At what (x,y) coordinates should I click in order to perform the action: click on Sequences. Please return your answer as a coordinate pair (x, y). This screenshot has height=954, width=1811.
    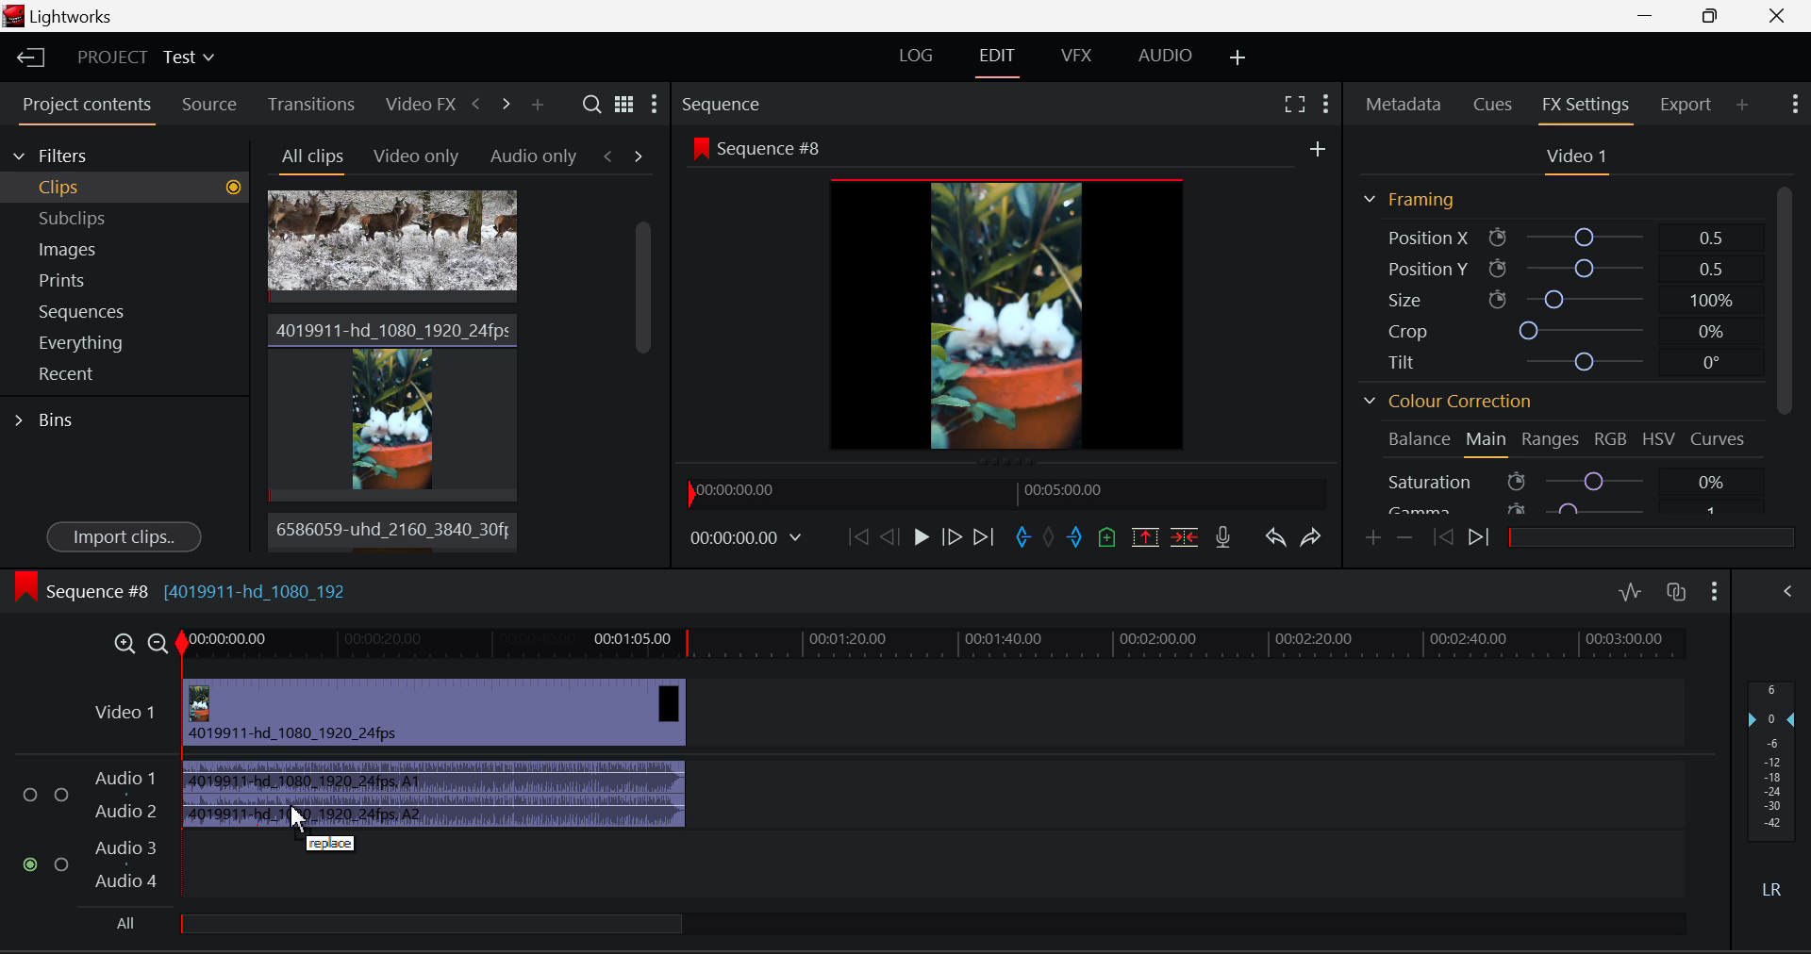
    Looking at the image, I should click on (126, 310).